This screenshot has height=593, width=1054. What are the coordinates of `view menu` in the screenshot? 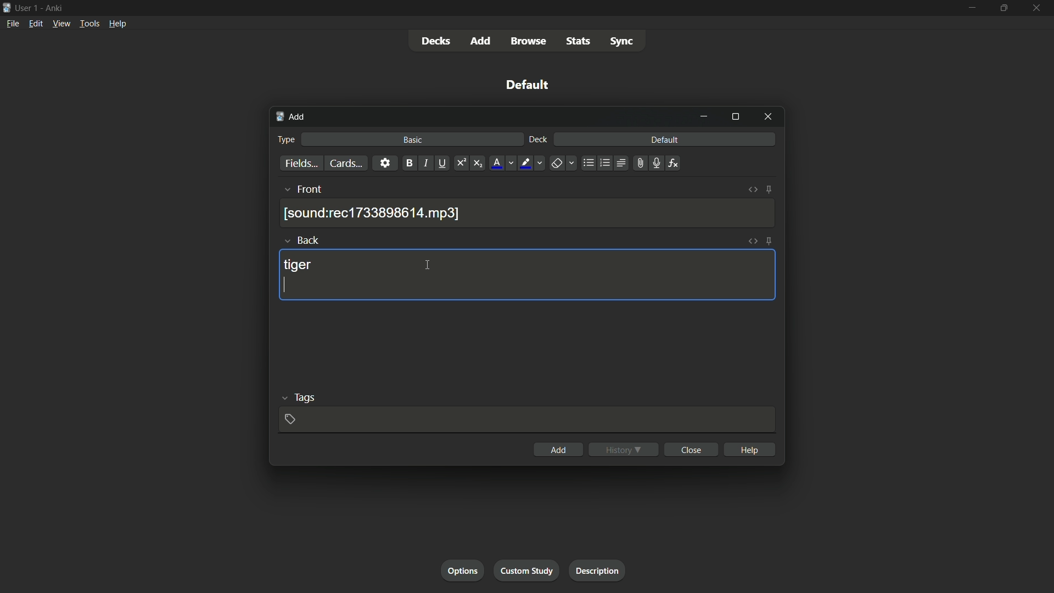 It's located at (61, 24).